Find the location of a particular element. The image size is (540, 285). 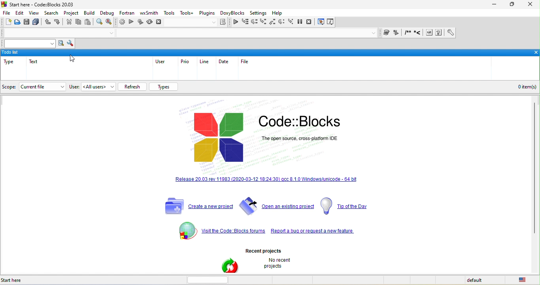

all users  is located at coordinates (98, 87).